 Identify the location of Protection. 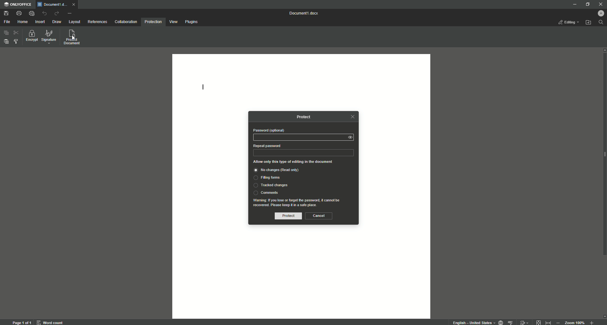
(153, 22).